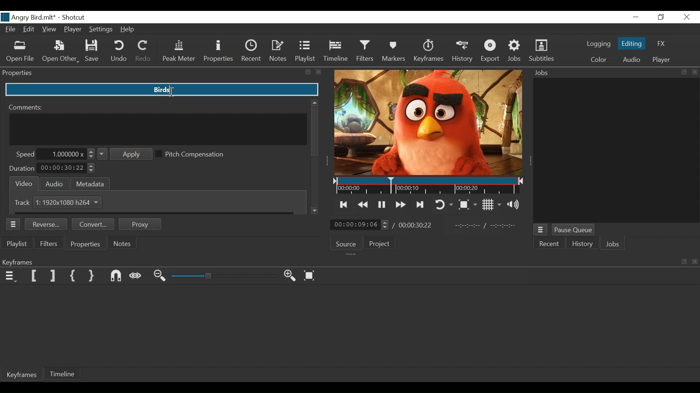 Image resolution: width=700 pixels, height=393 pixels. I want to click on Recent, so click(252, 51).